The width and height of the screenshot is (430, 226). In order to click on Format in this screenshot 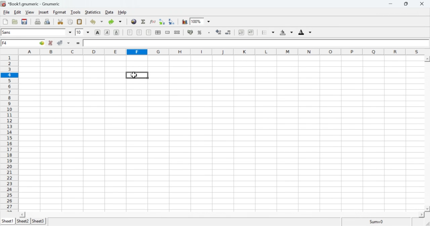, I will do `click(59, 12)`.